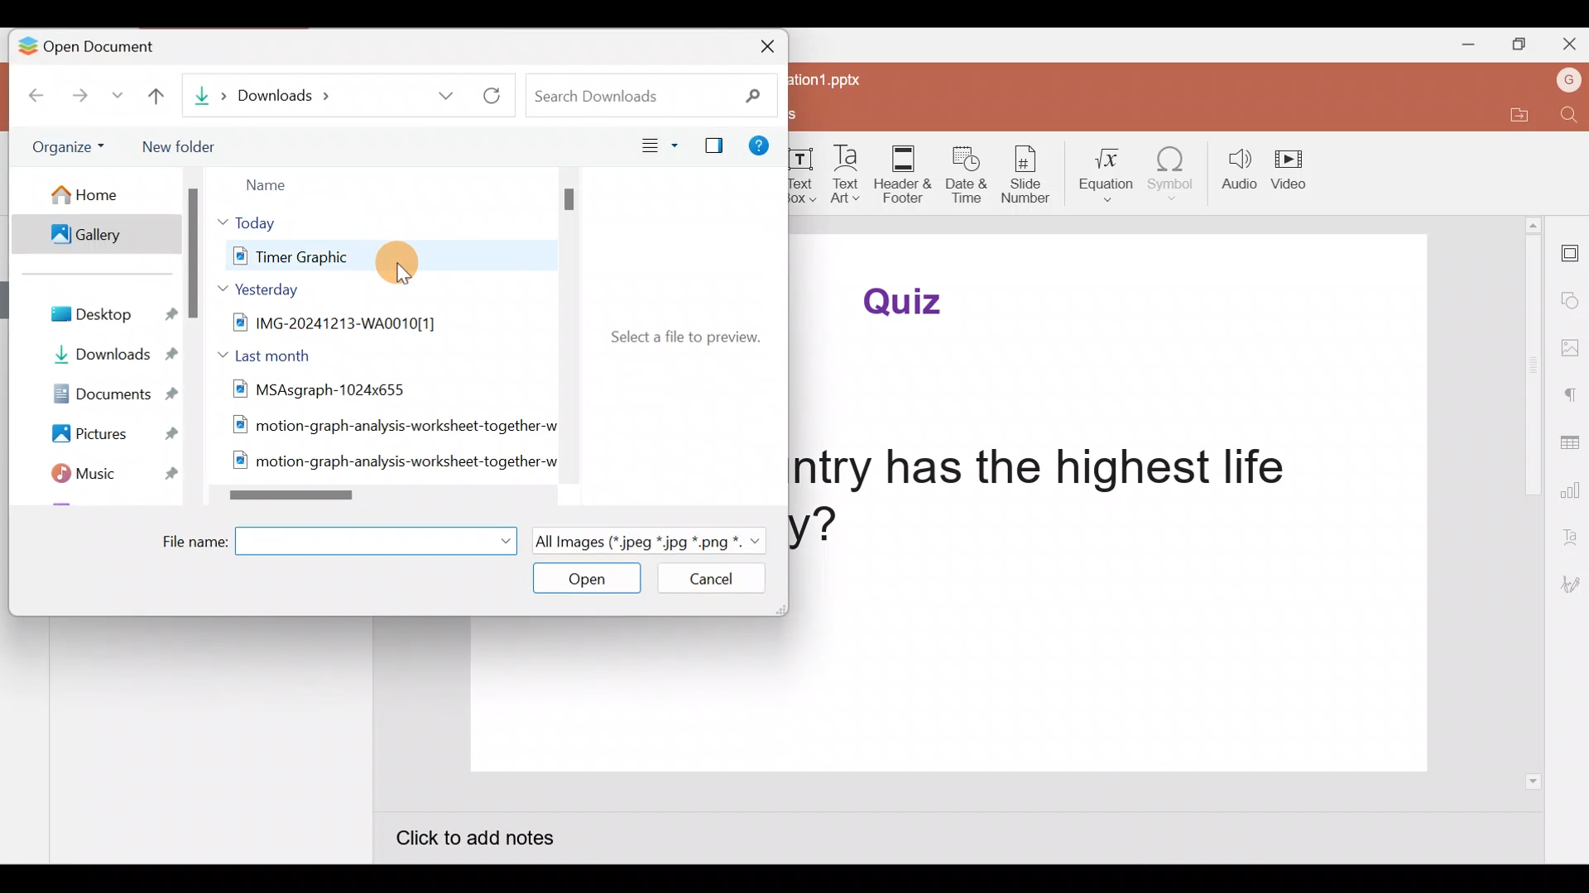 The image size is (1589, 893). Describe the element at coordinates (319, 183) in the screenshot. I see `Name` at that location.